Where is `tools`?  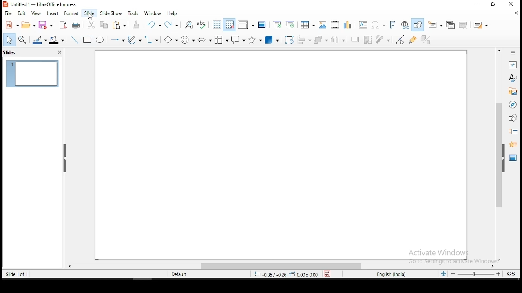 tools is located at coordinates (134, 13).